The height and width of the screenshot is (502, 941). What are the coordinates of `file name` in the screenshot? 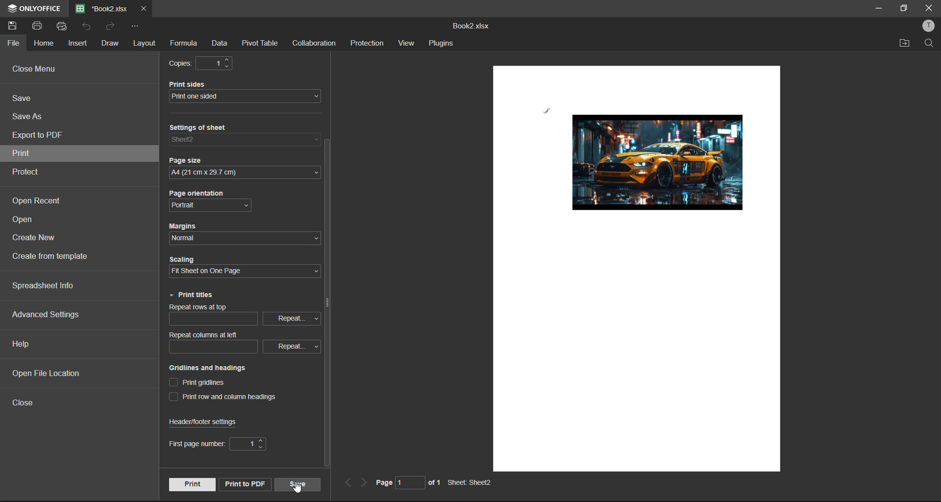 It's located at (102, 8).